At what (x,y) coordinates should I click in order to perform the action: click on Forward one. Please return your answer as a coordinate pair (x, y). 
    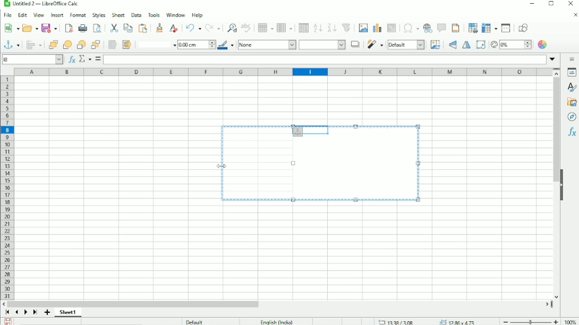
    Looking at the image, I should click on (67, 44).